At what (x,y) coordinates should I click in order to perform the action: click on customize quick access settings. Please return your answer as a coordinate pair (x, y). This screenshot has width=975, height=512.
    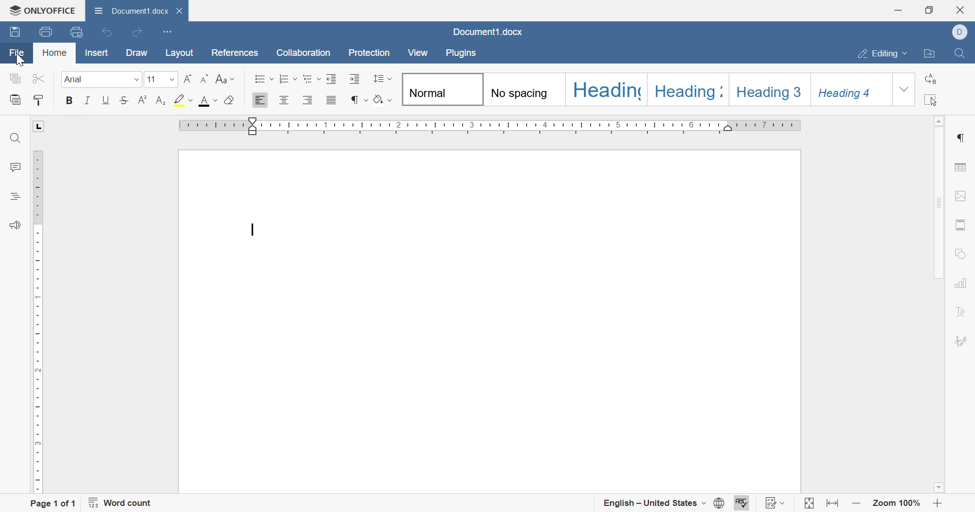
    Looking at the image, I should click on (169, 31).